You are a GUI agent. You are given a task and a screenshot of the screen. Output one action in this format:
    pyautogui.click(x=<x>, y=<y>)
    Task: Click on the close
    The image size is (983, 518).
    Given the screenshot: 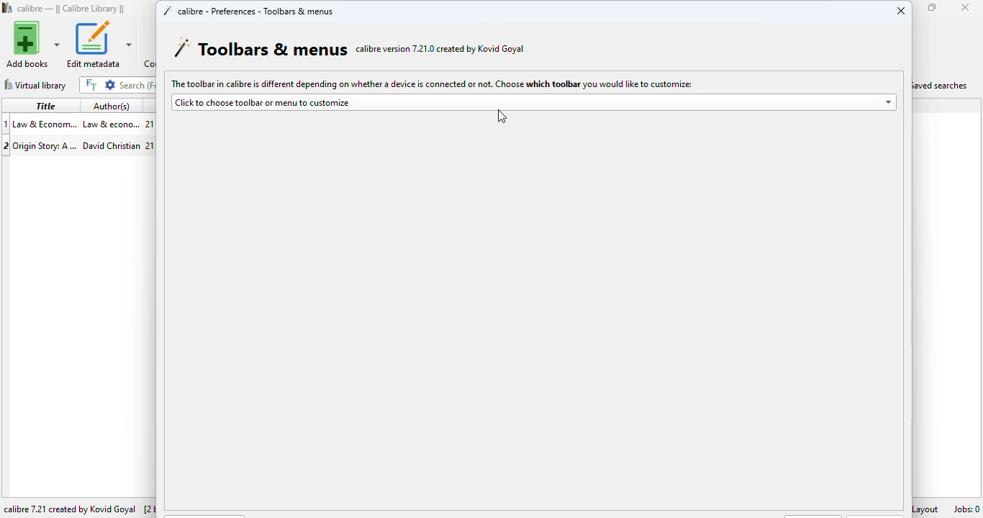 What is the action you would take?
    pyautogui.click(x=901, y=10)
    